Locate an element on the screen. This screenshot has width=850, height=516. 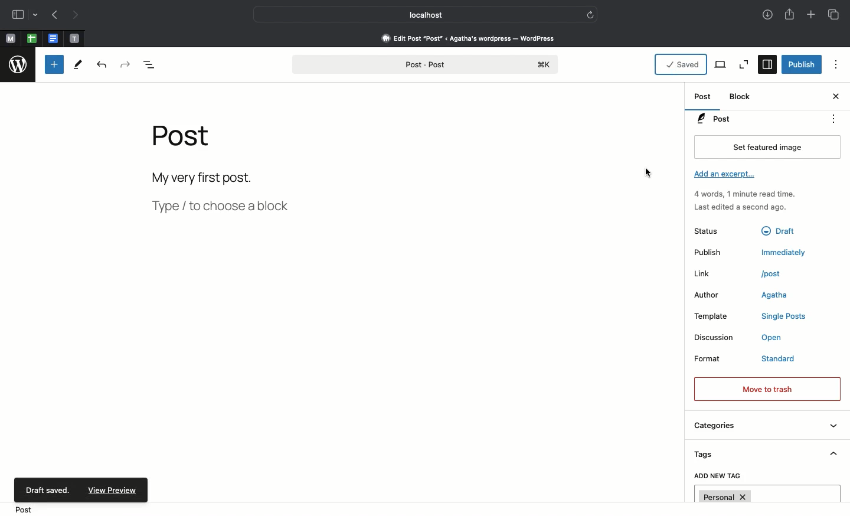
post is located at coordinates (772, 275).